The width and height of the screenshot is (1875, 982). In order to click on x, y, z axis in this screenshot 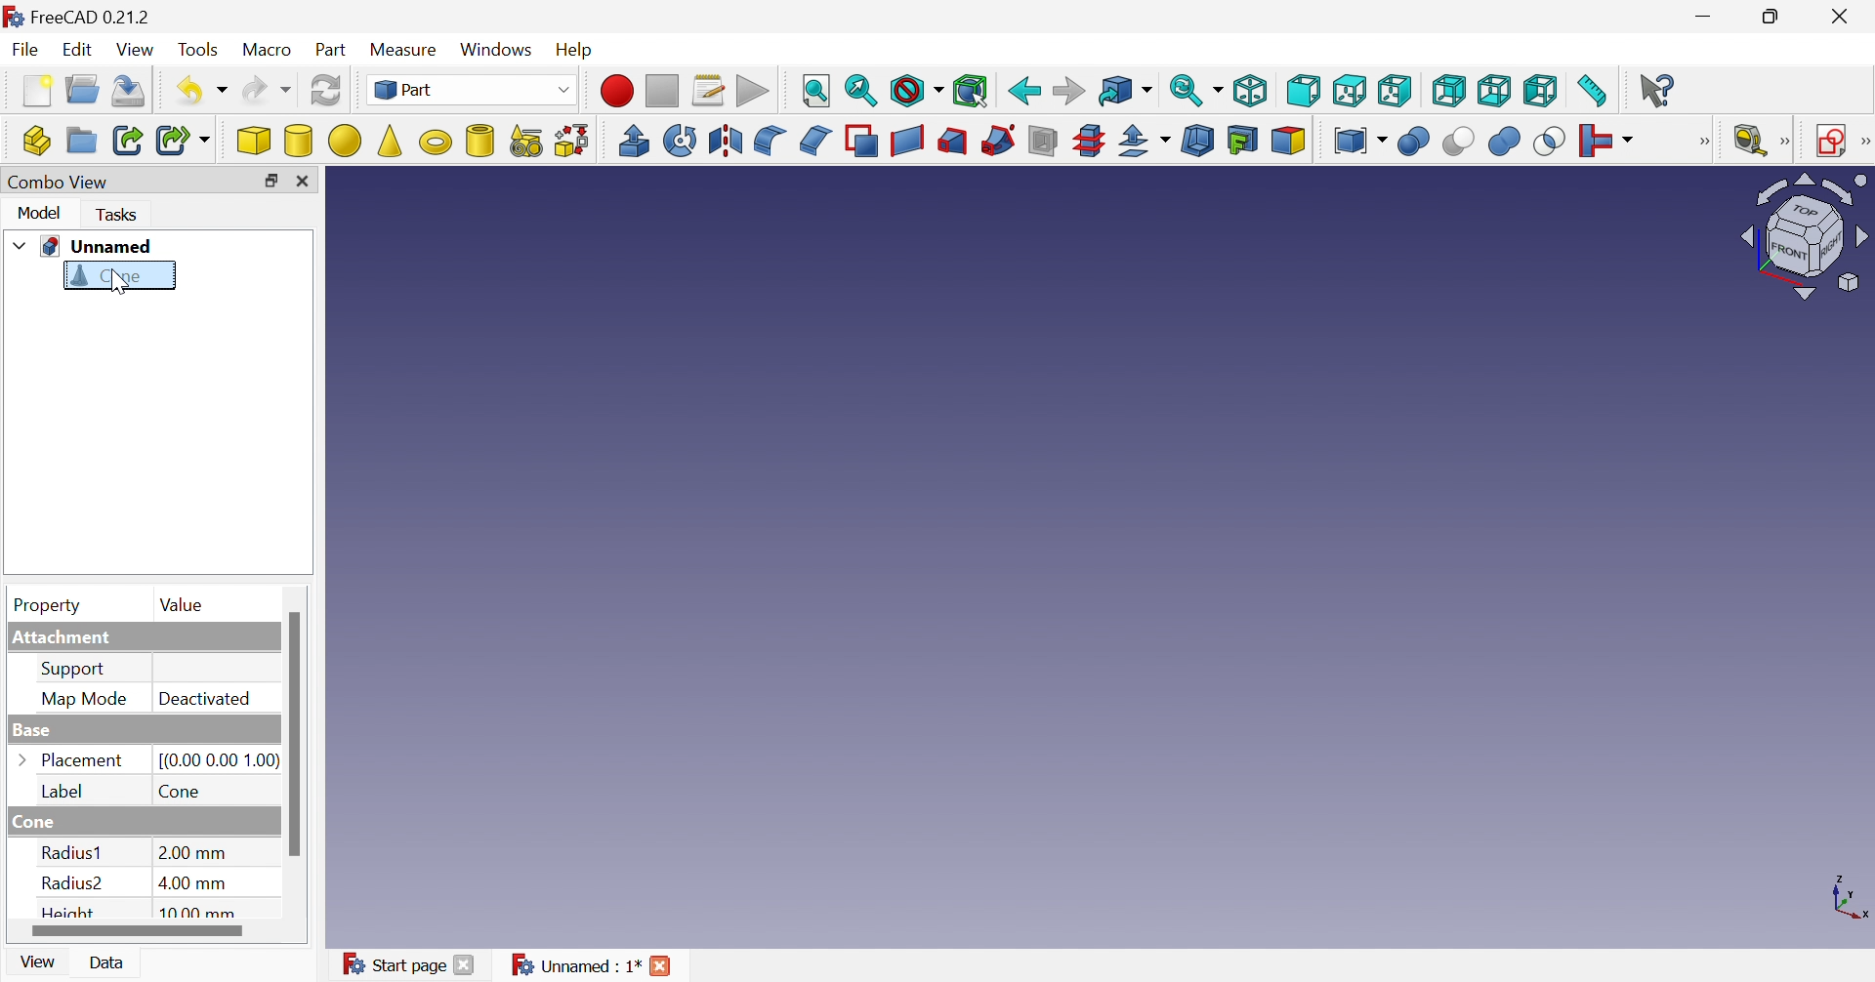, I will do `click(1847, 901)`.